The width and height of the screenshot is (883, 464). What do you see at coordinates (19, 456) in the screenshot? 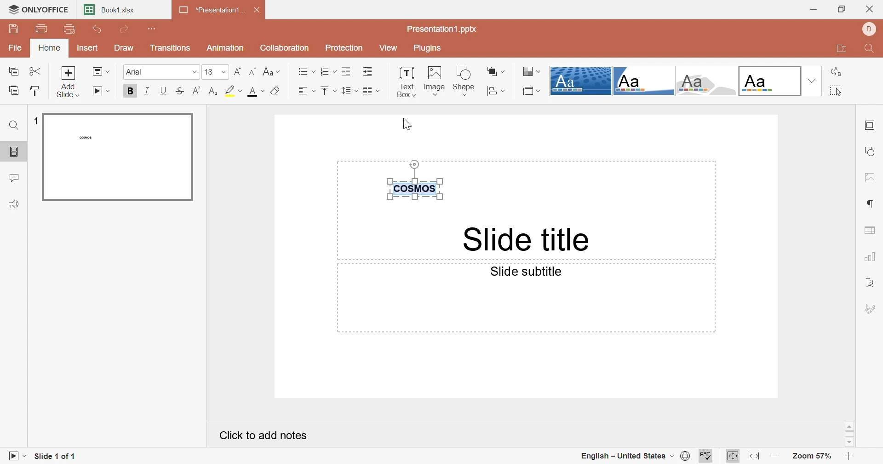
I see `Start Slideshow` at bounding box center [19, 456].